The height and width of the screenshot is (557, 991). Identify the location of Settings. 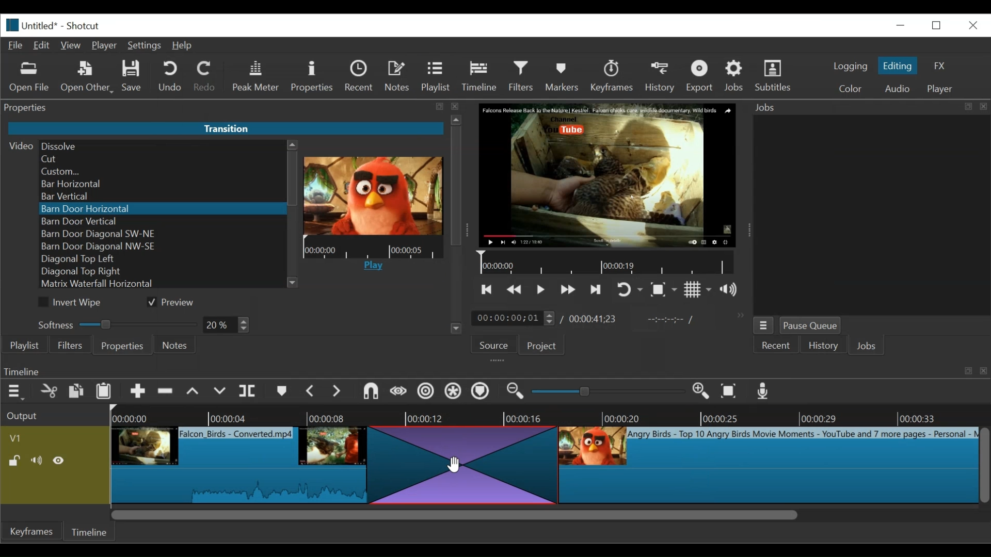
(145, 45).